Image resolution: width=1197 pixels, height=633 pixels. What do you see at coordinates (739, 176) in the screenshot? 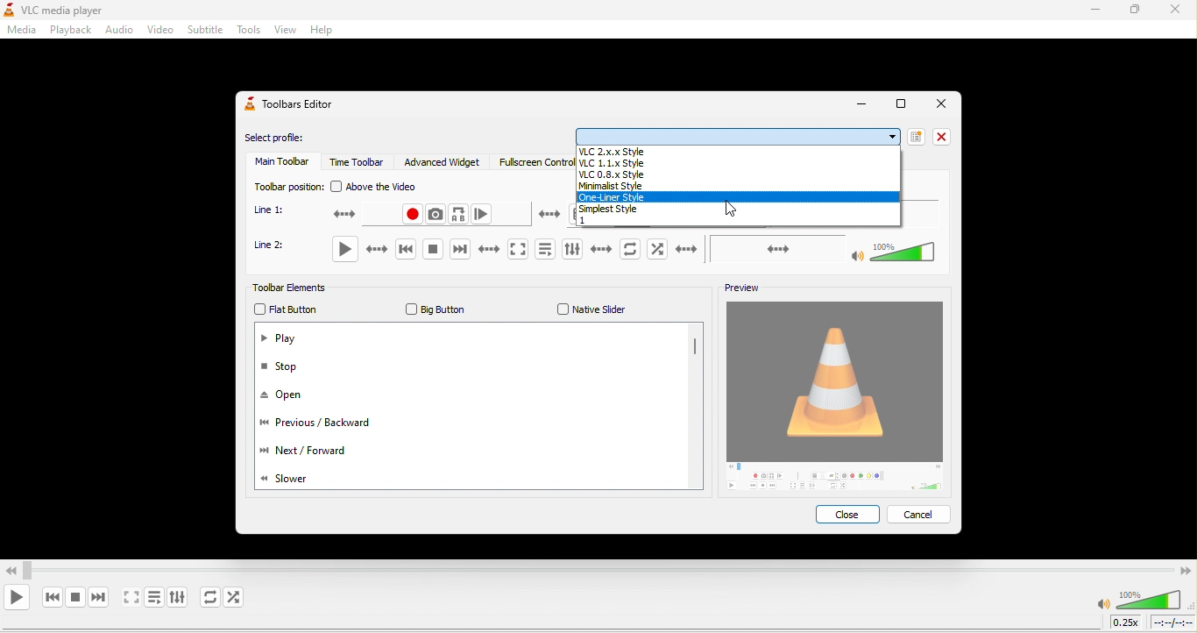
I see `vlc0.8*style` at bounding box center [739, 176].